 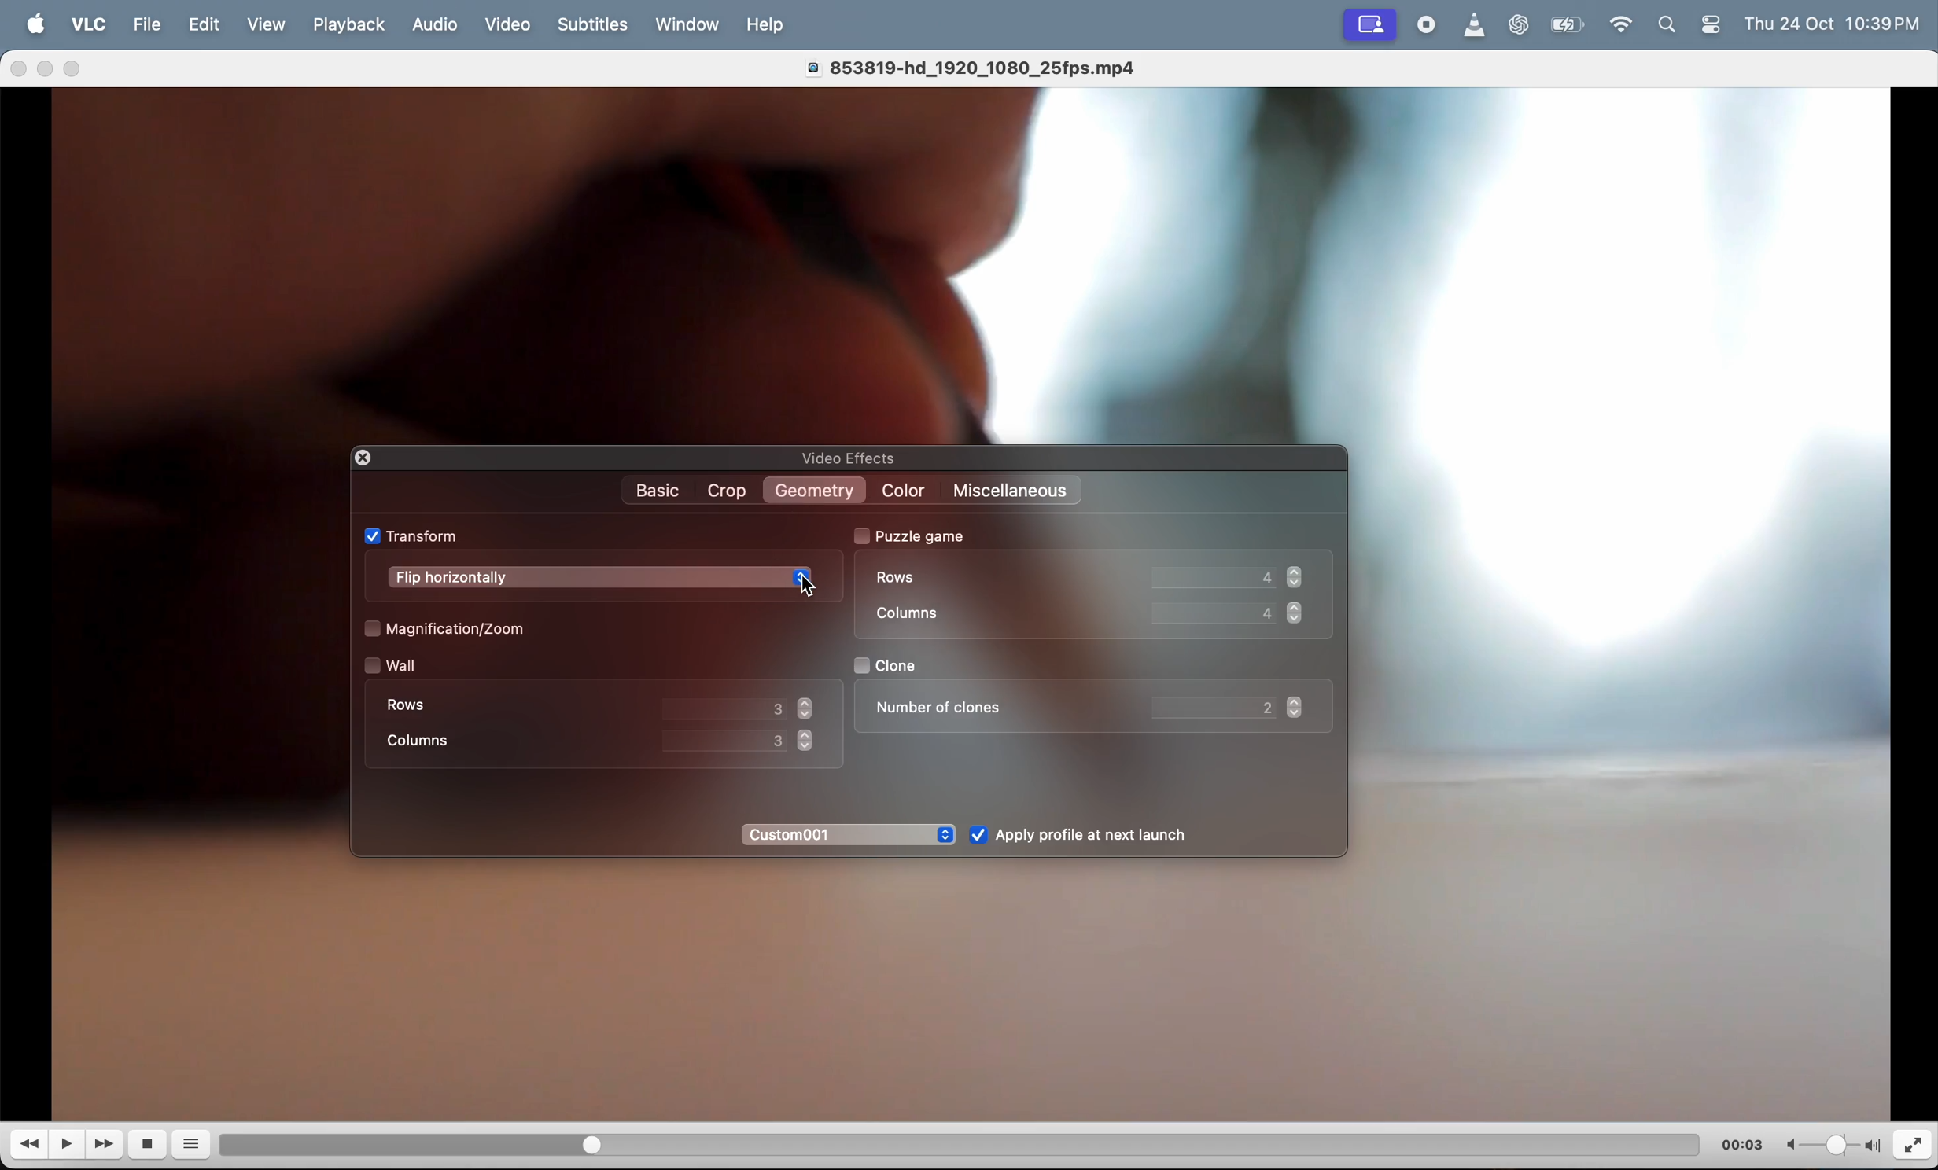 What do you see at coordinates (933, 538) in the screenshot?
I see `puzzle game` at bounding box center [933, 538].